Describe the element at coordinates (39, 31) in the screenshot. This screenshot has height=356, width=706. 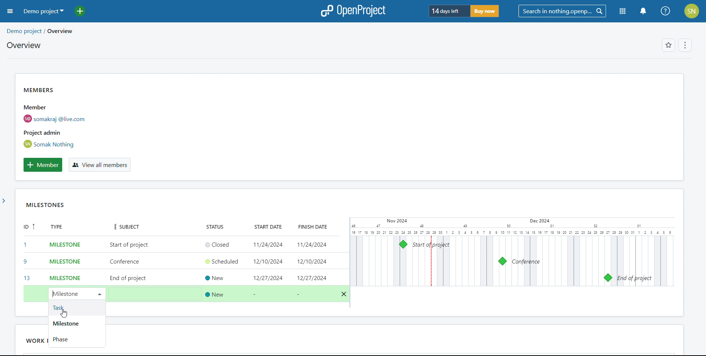
I see `demo project/overview` at that location.